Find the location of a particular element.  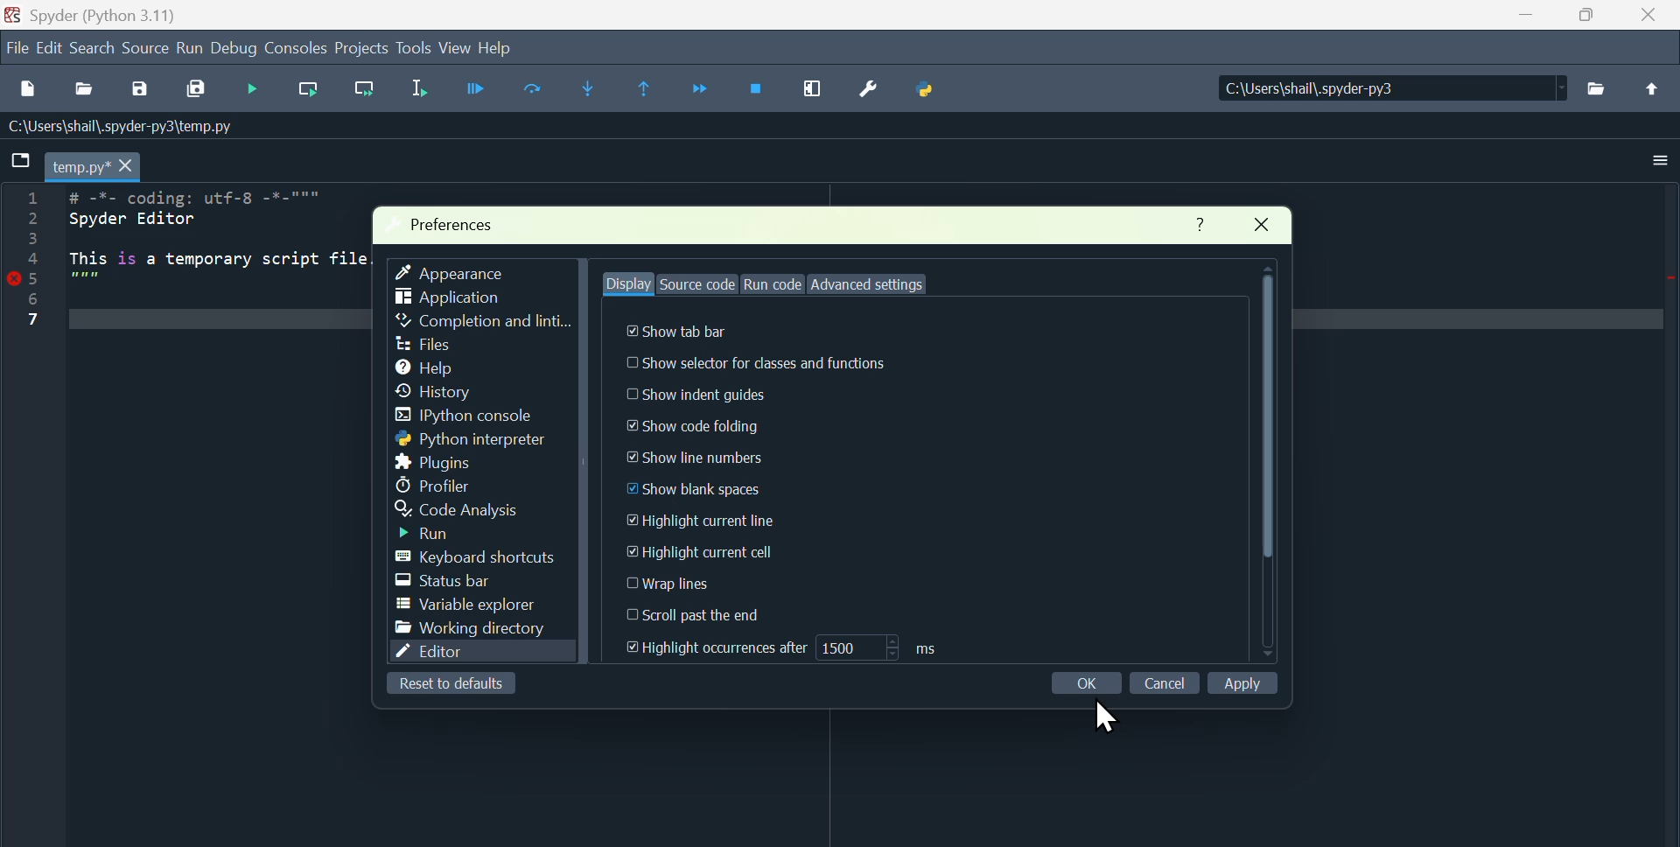

Source code is located at coordinates (697, 283).